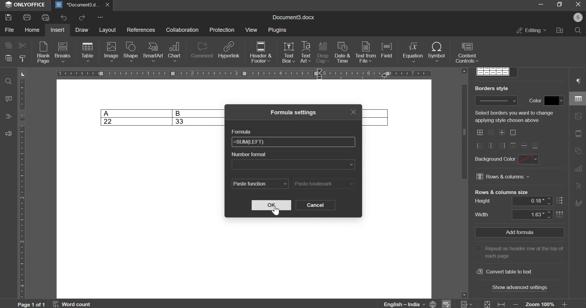 The height and width of the screenshot is (308, 586). I want to click on undo, so click(66, 18).